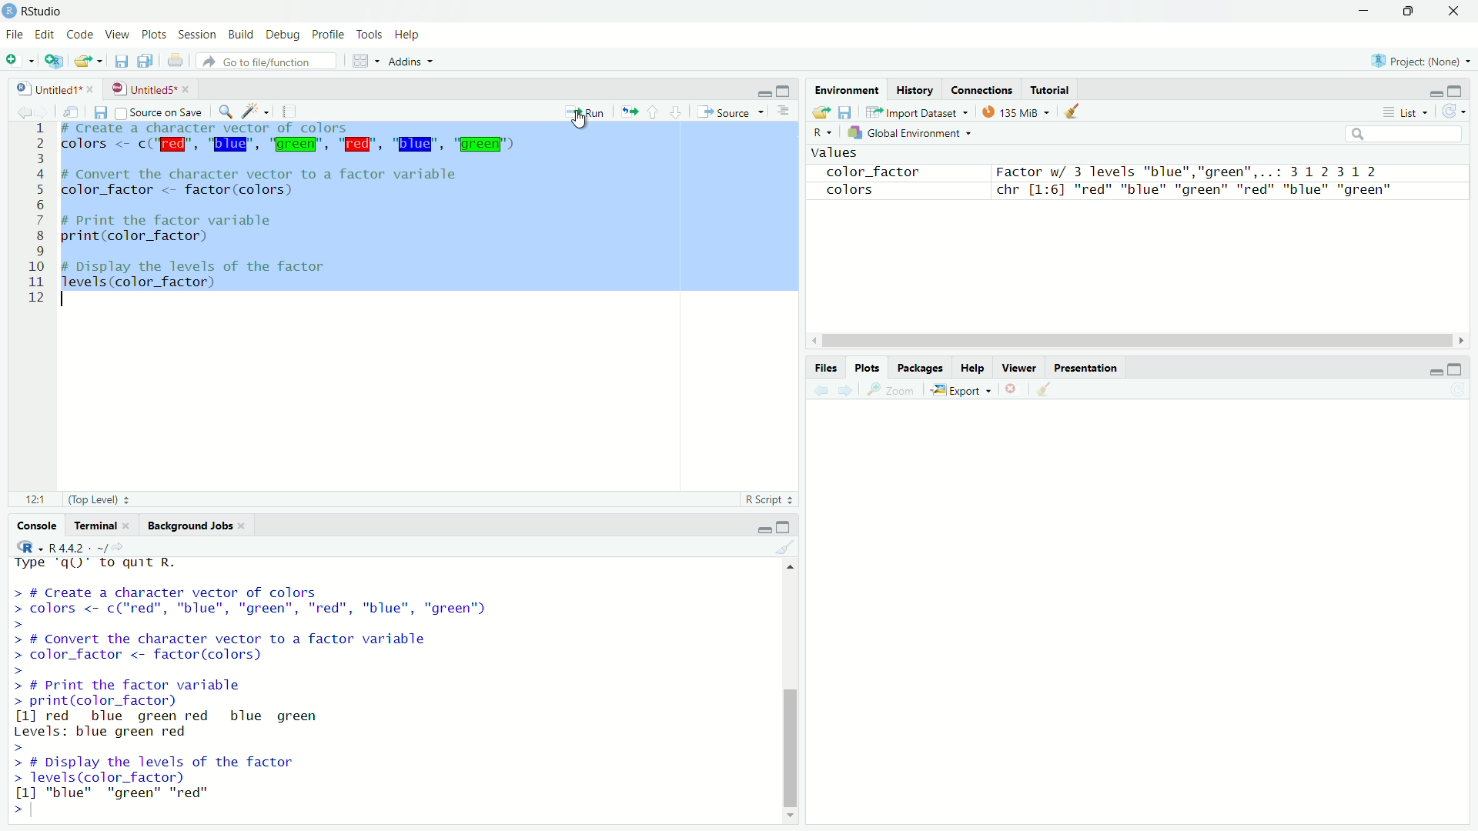 The width and height of the screenshot is (1478, 831). I want to click on clear objects from workspace, so click(1069, 112).